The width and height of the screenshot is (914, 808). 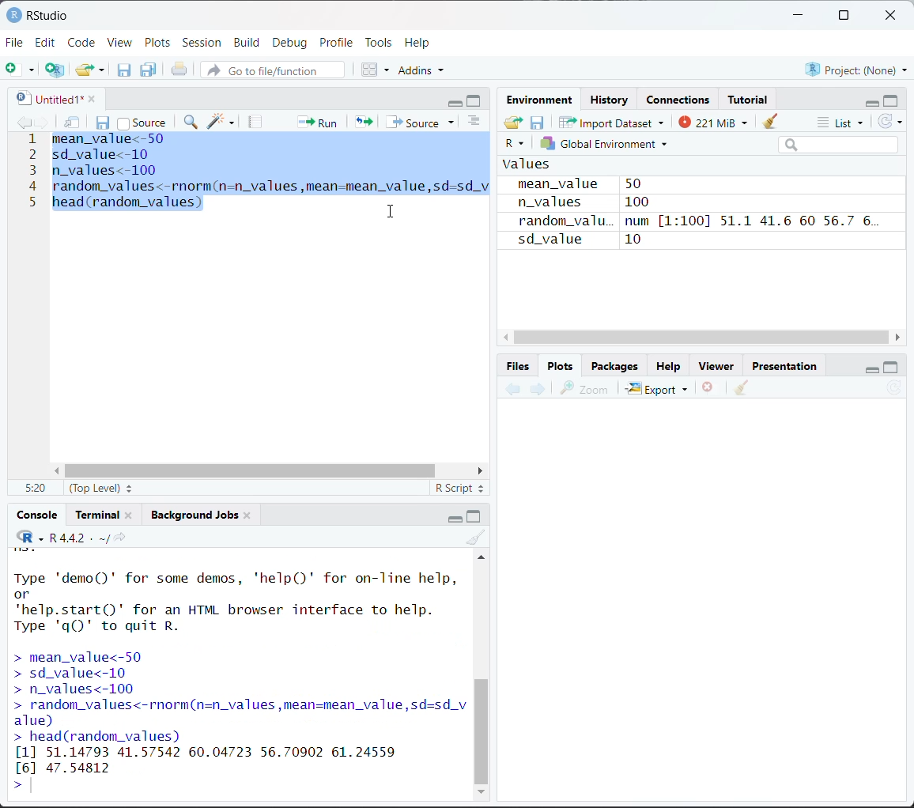 I want to click on Help, so click(x=668, y=368).